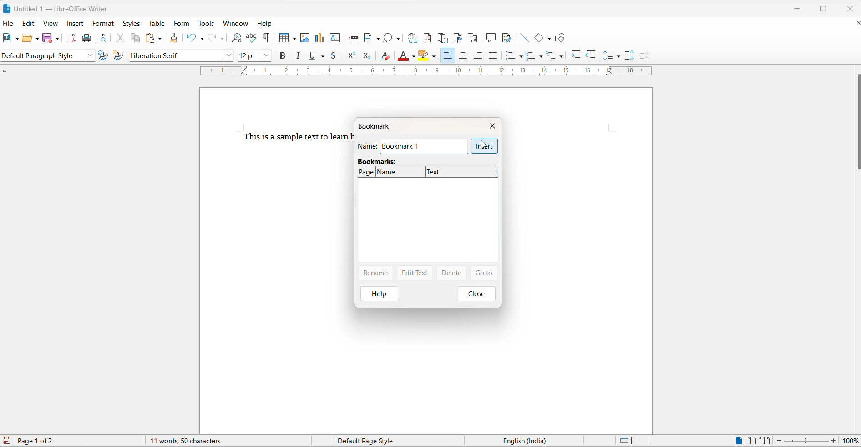 The height and width of the screenshot is (447, 861). What do you see at coordinates (850, 7) in the screenshot?
I see `close` at bounding box center [850, 7].